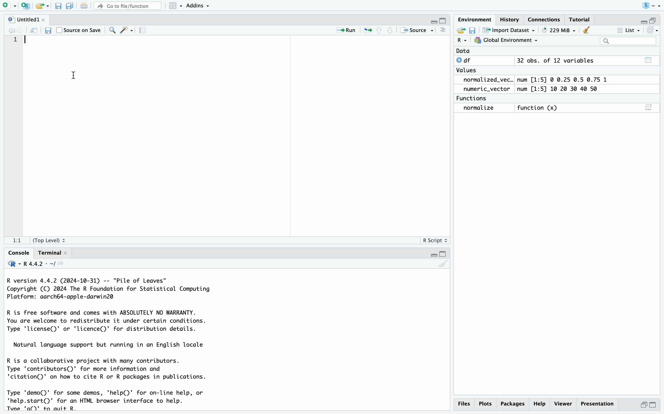 This screenshot has width=664, height=414. I want to click on Data
O df 32 obs. of 12 variables
Values
normalized_vec.. num [1:5] @ 0.25 0.5 0.75 1
numeric_vector num [1:5] 10 20 30 40 50
Functions
normalize function (x), so click(531, 81).